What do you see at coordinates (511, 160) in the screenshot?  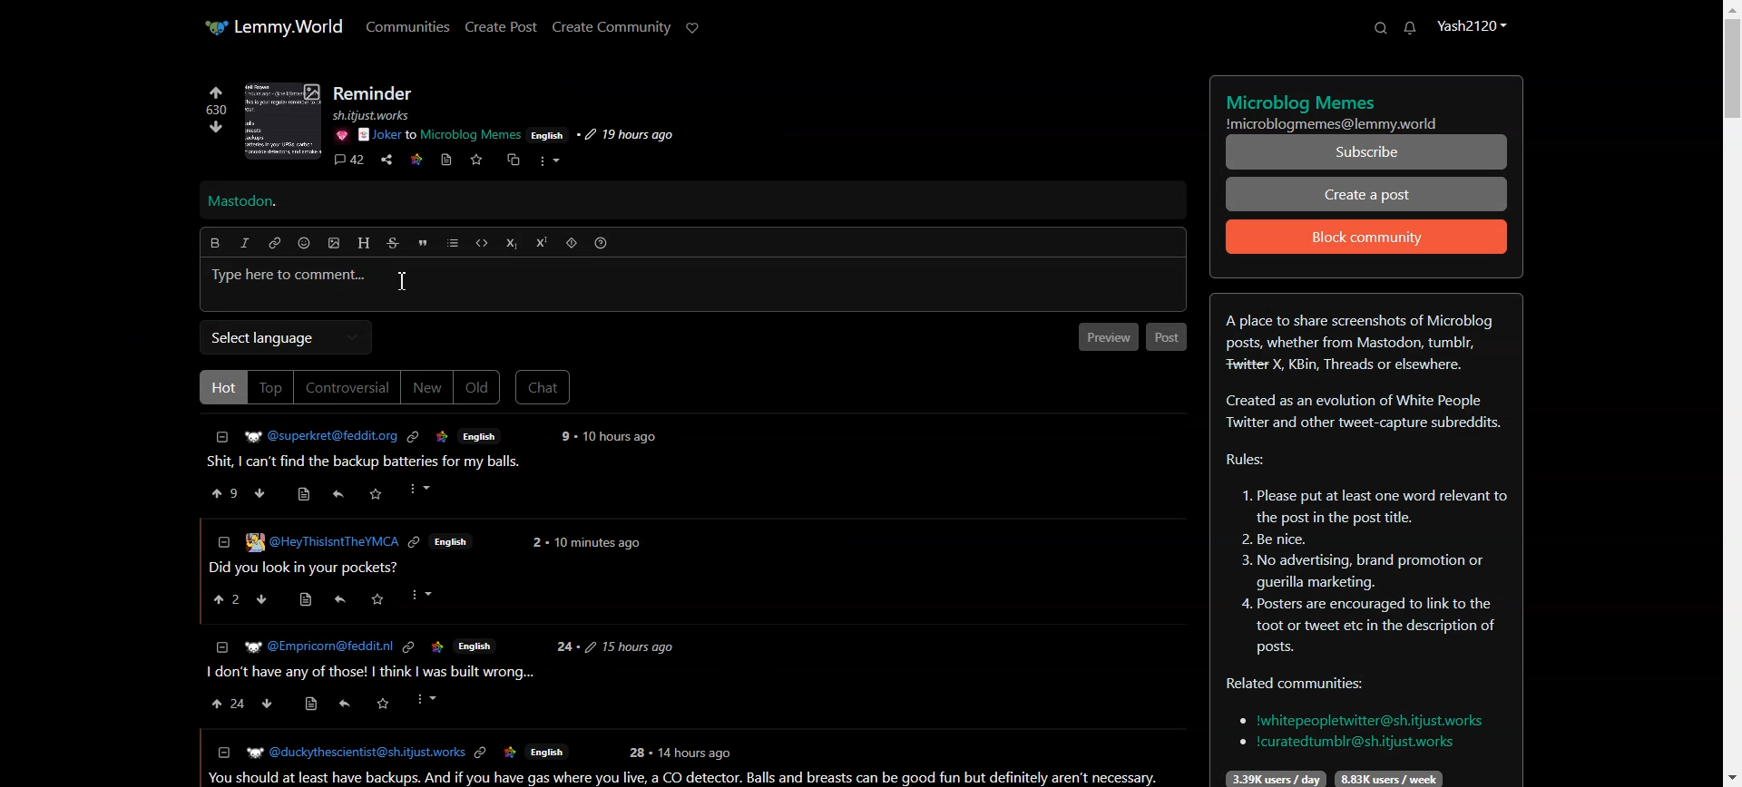 I see `Copy` at bounding box center [511, 160].